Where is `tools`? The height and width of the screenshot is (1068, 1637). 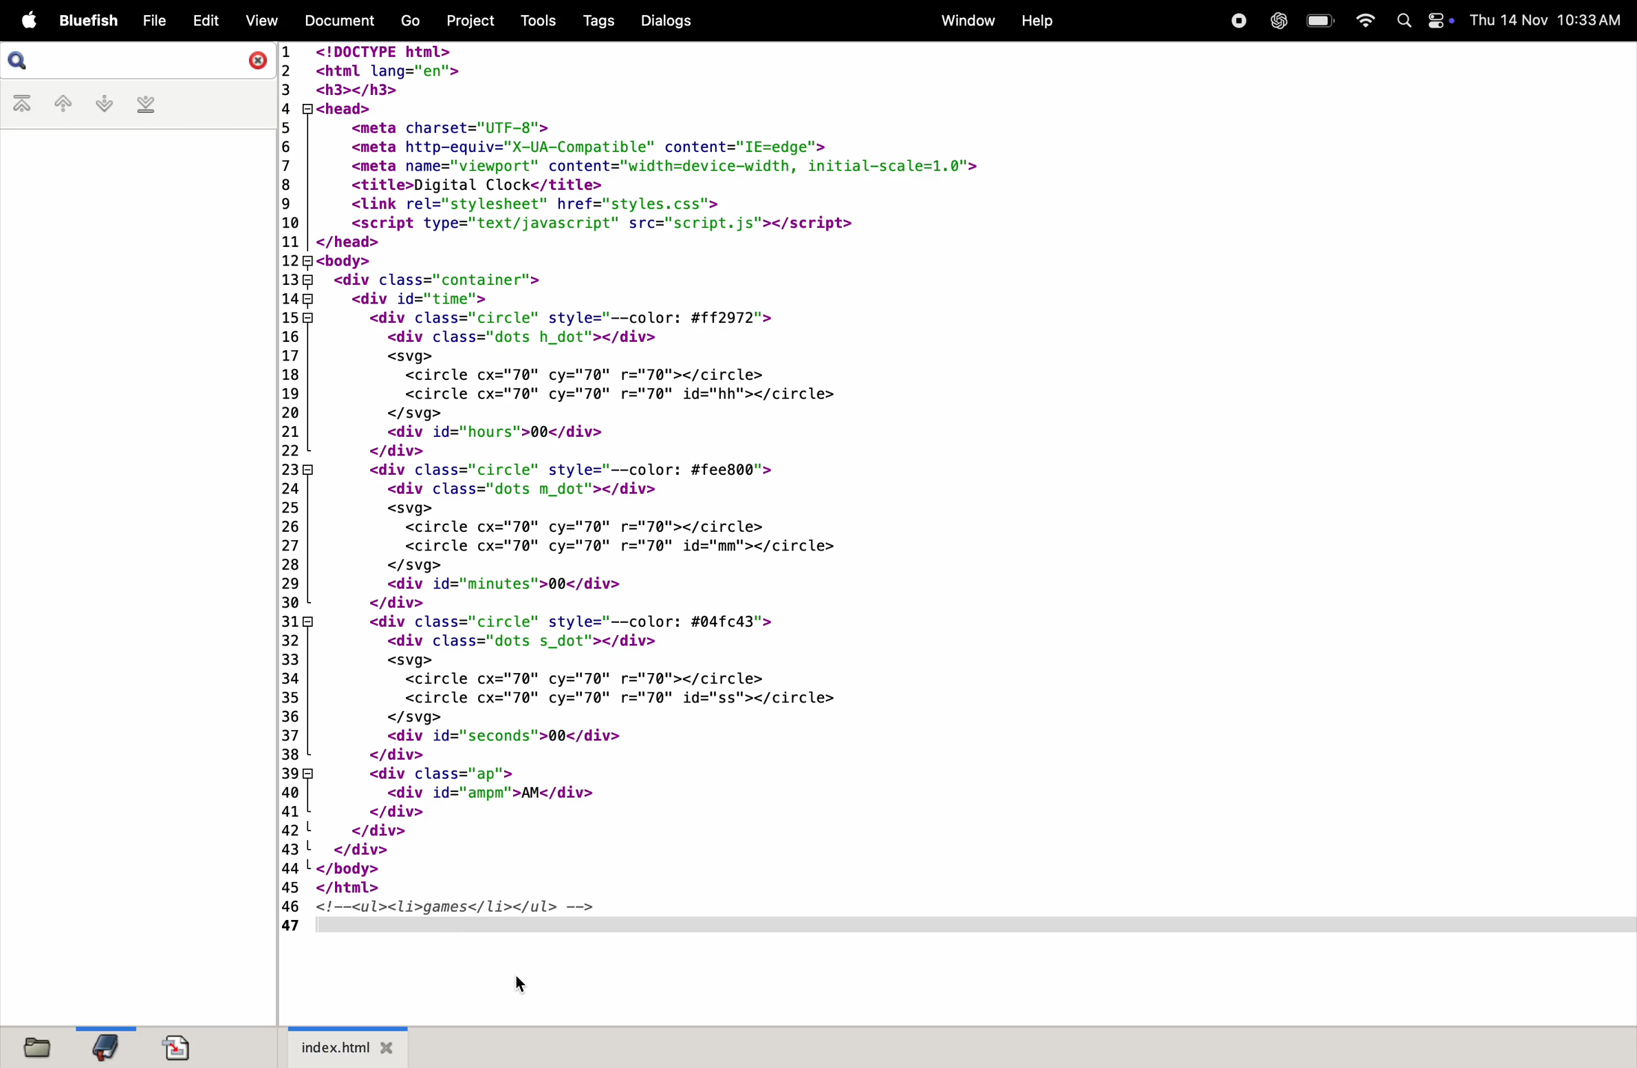
tools is located at coordinates (532, 19).